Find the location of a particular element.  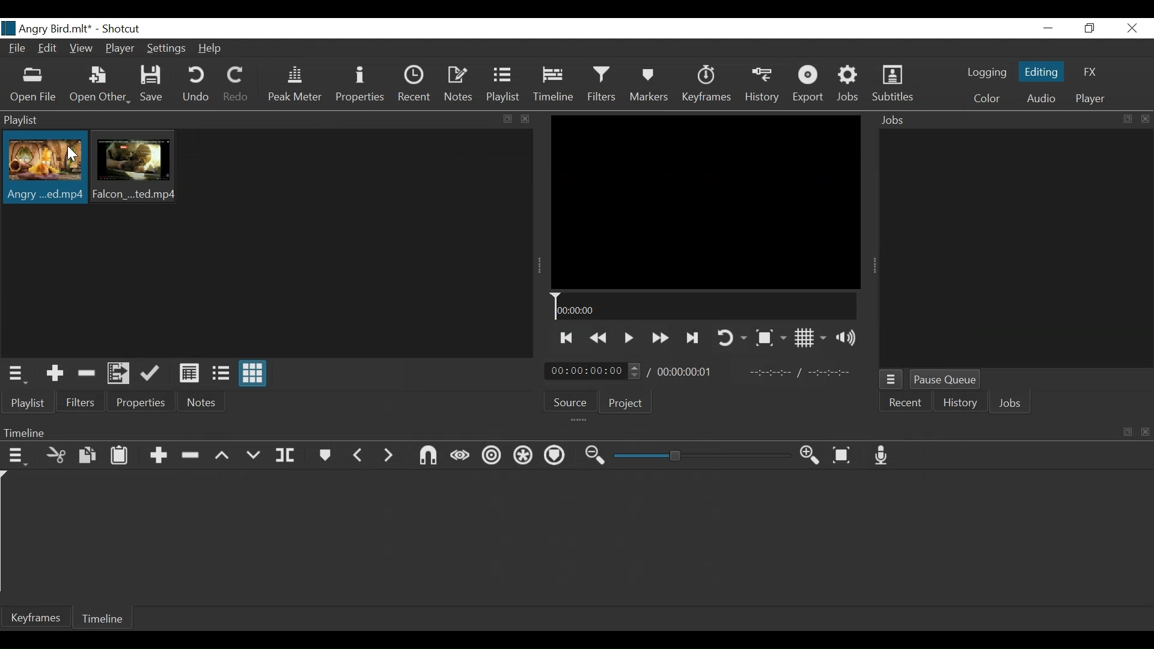

Ripple is located at coordinates (490, 457).